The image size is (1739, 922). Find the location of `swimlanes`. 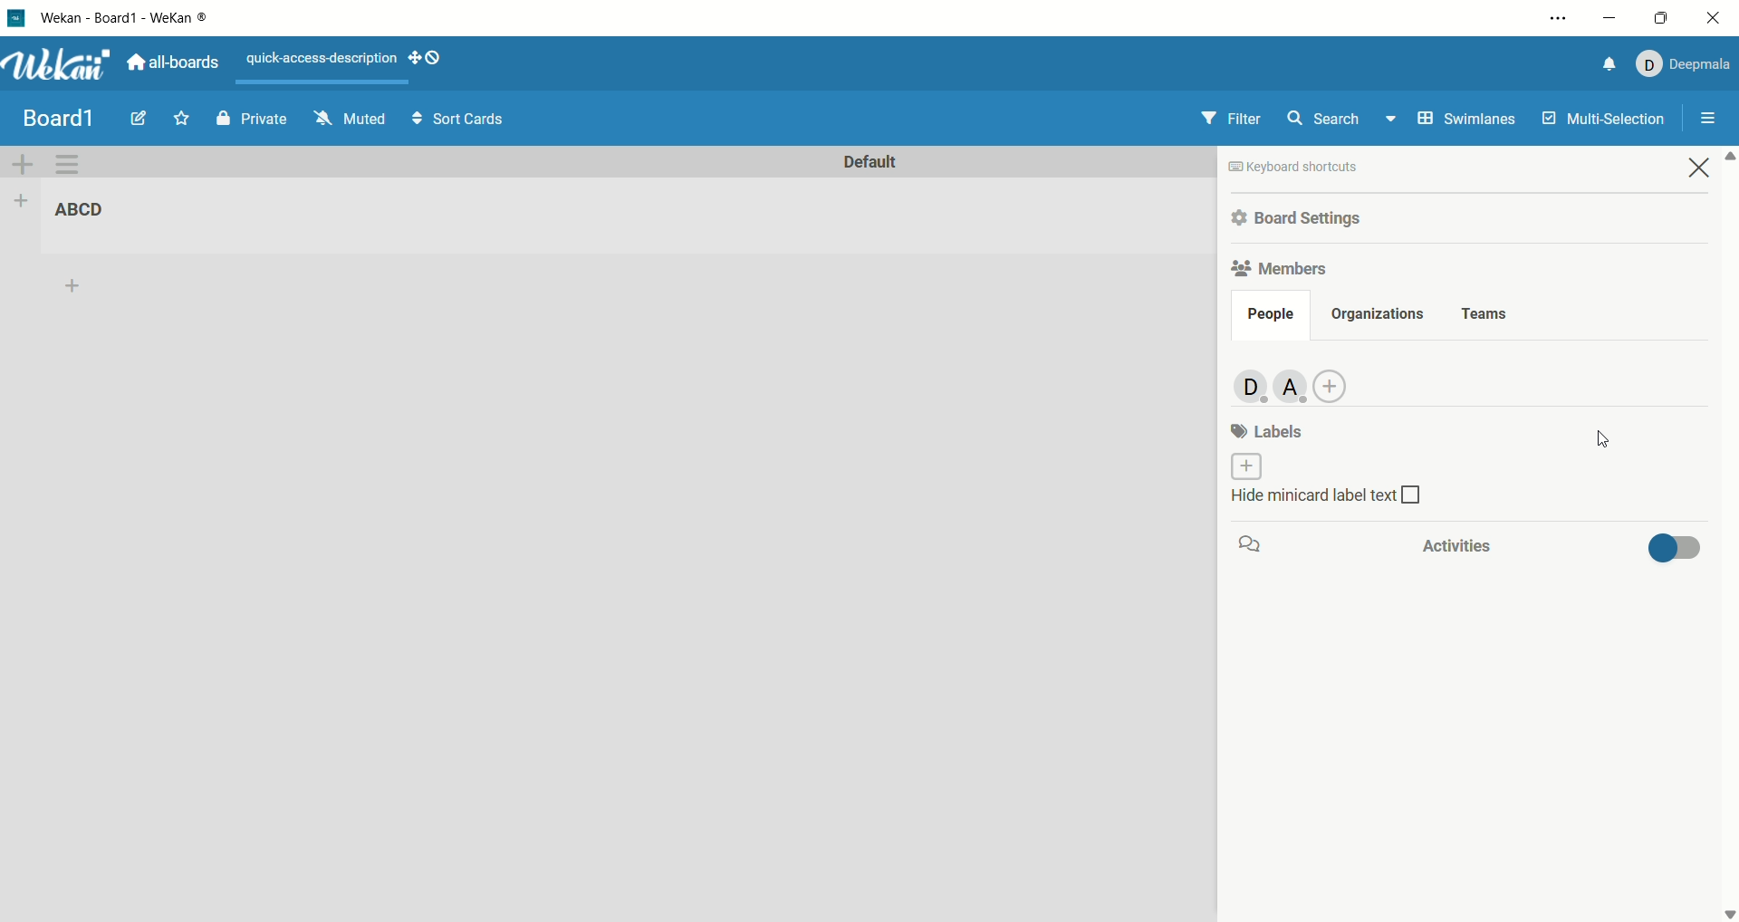

swimlanes is located at coordinates (1468, 120).